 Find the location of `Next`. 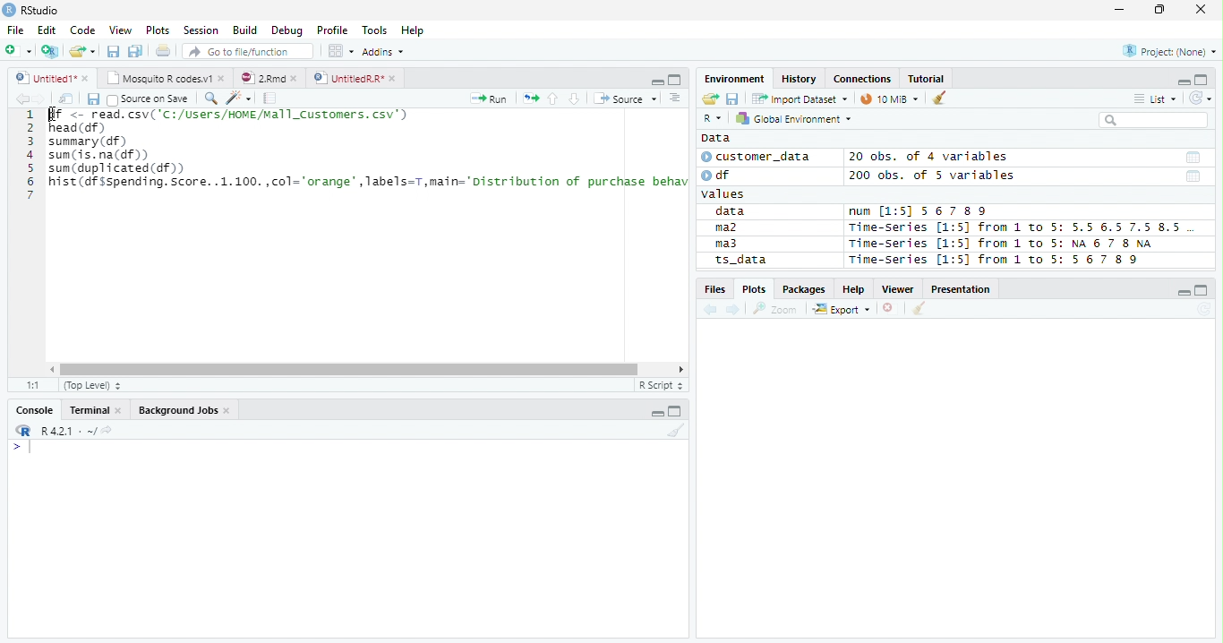

Next is located at coordinates (40, 99).